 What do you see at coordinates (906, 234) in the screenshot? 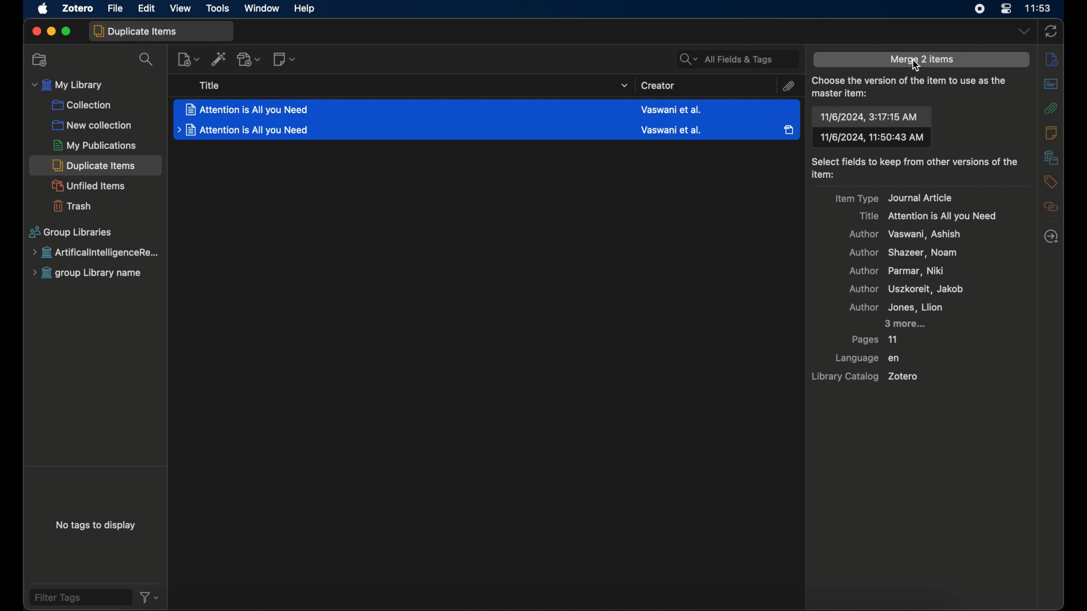
I see `author vaswani, ashish` at bounding box center [906, 234].